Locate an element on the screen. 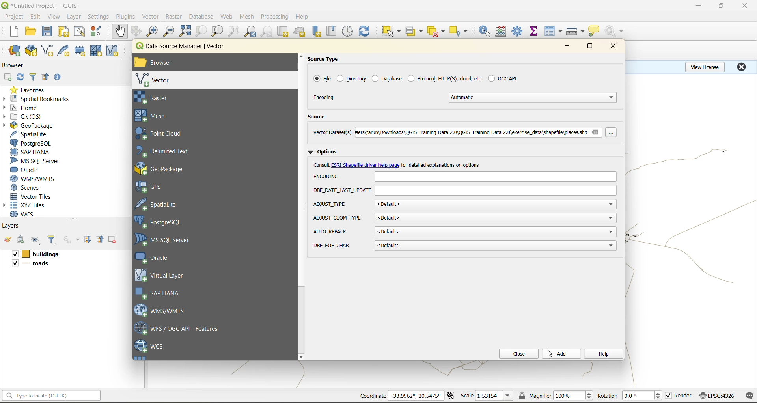  gps is located at coordinates (155, 187).